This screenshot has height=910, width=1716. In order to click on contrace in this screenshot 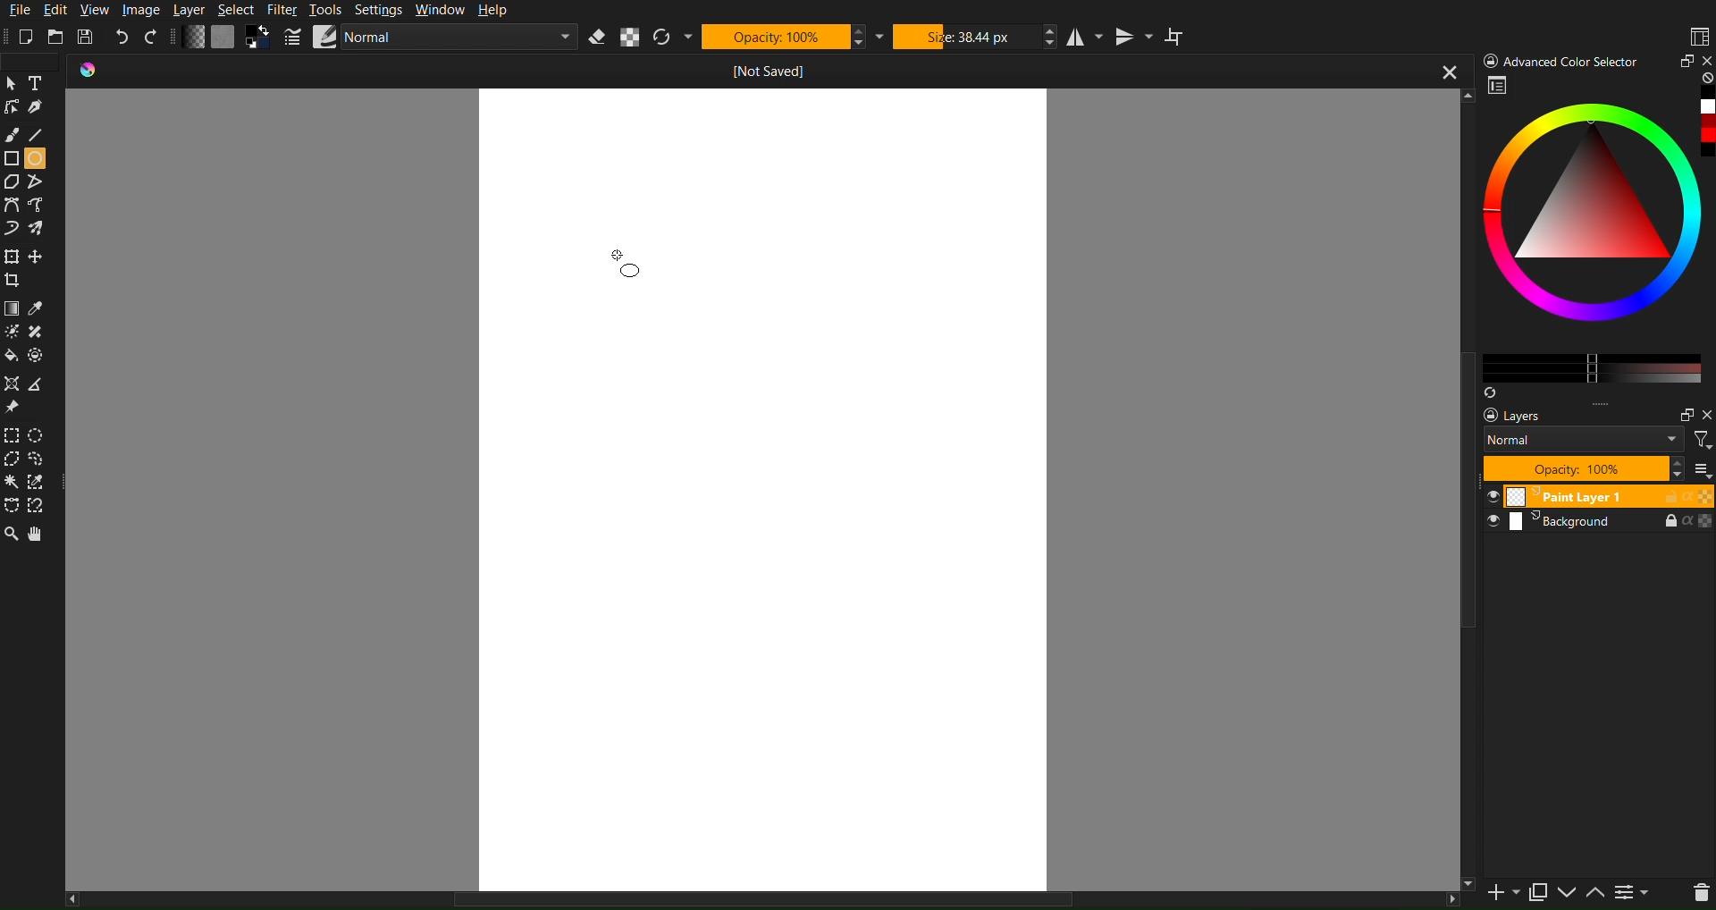, I will do `click(1638, 892)`.